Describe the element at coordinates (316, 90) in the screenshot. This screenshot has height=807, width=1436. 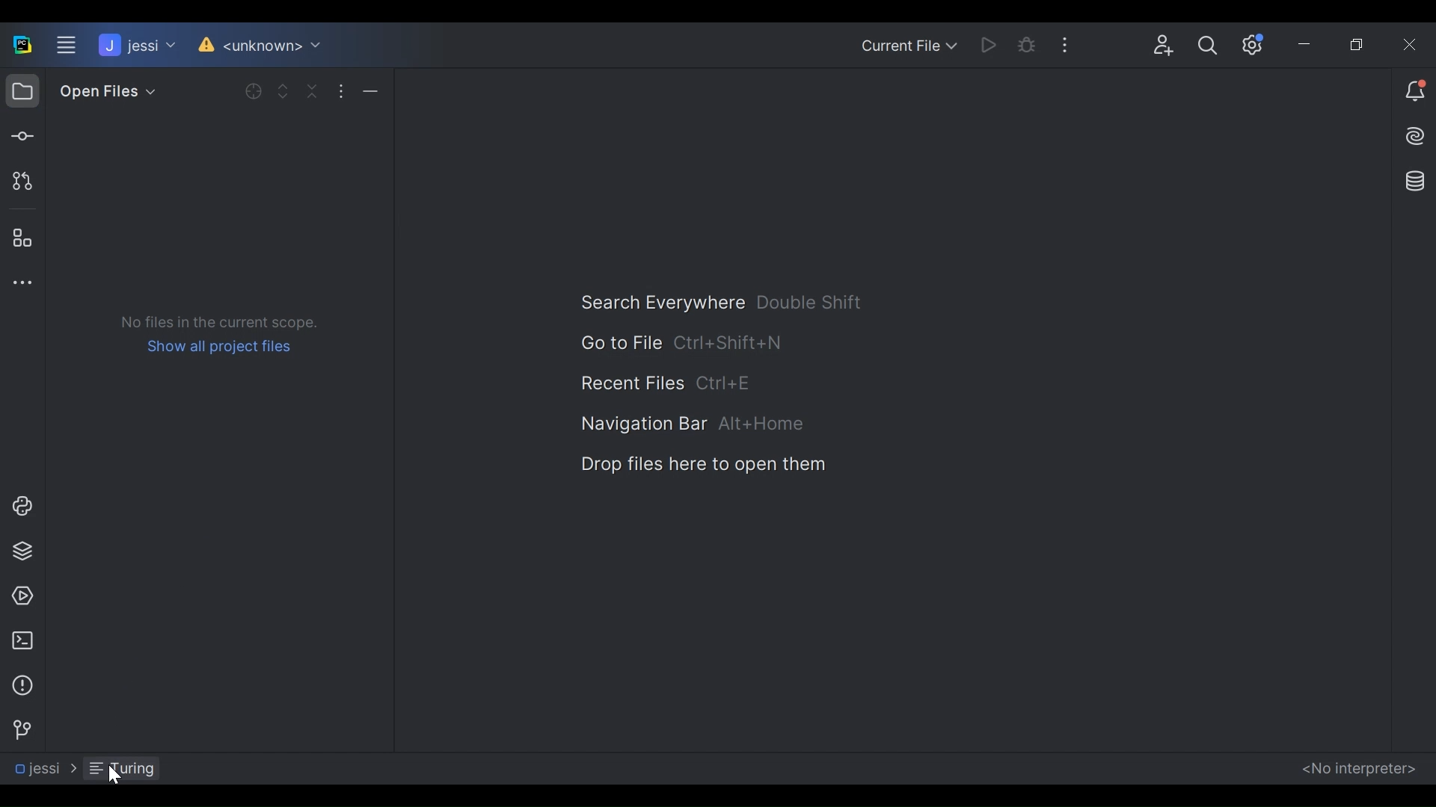
I see `Collapse all` at that location.